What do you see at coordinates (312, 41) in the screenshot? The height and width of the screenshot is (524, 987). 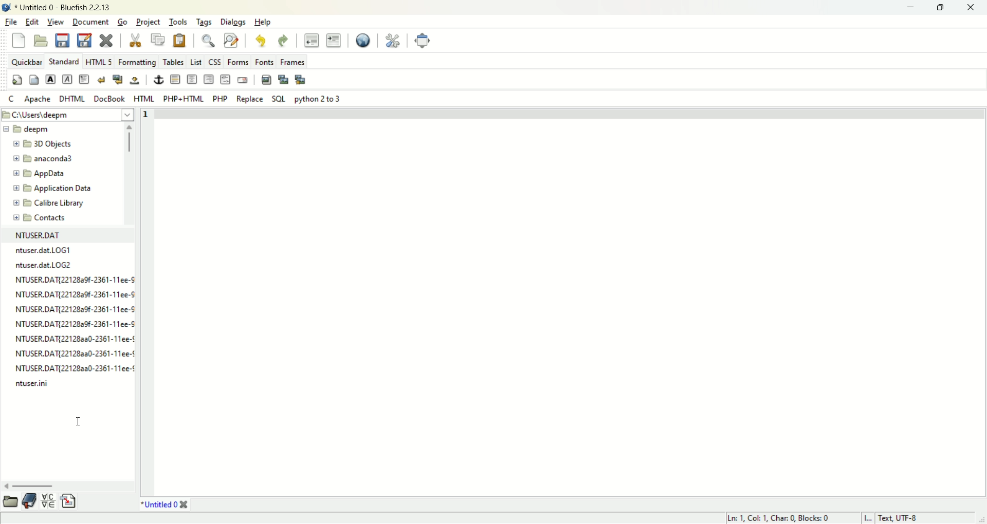 I see `unindent` at bounding box center [312, 41].